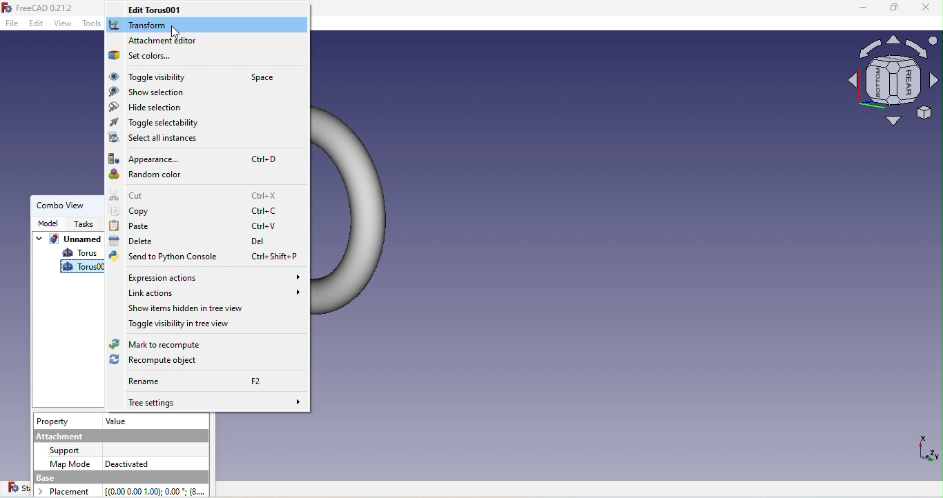 The height and width of the screenshot is (498, 943). Describe the element at coordinates (84, 266) in the screenshot. I see `Copied object` at that location.